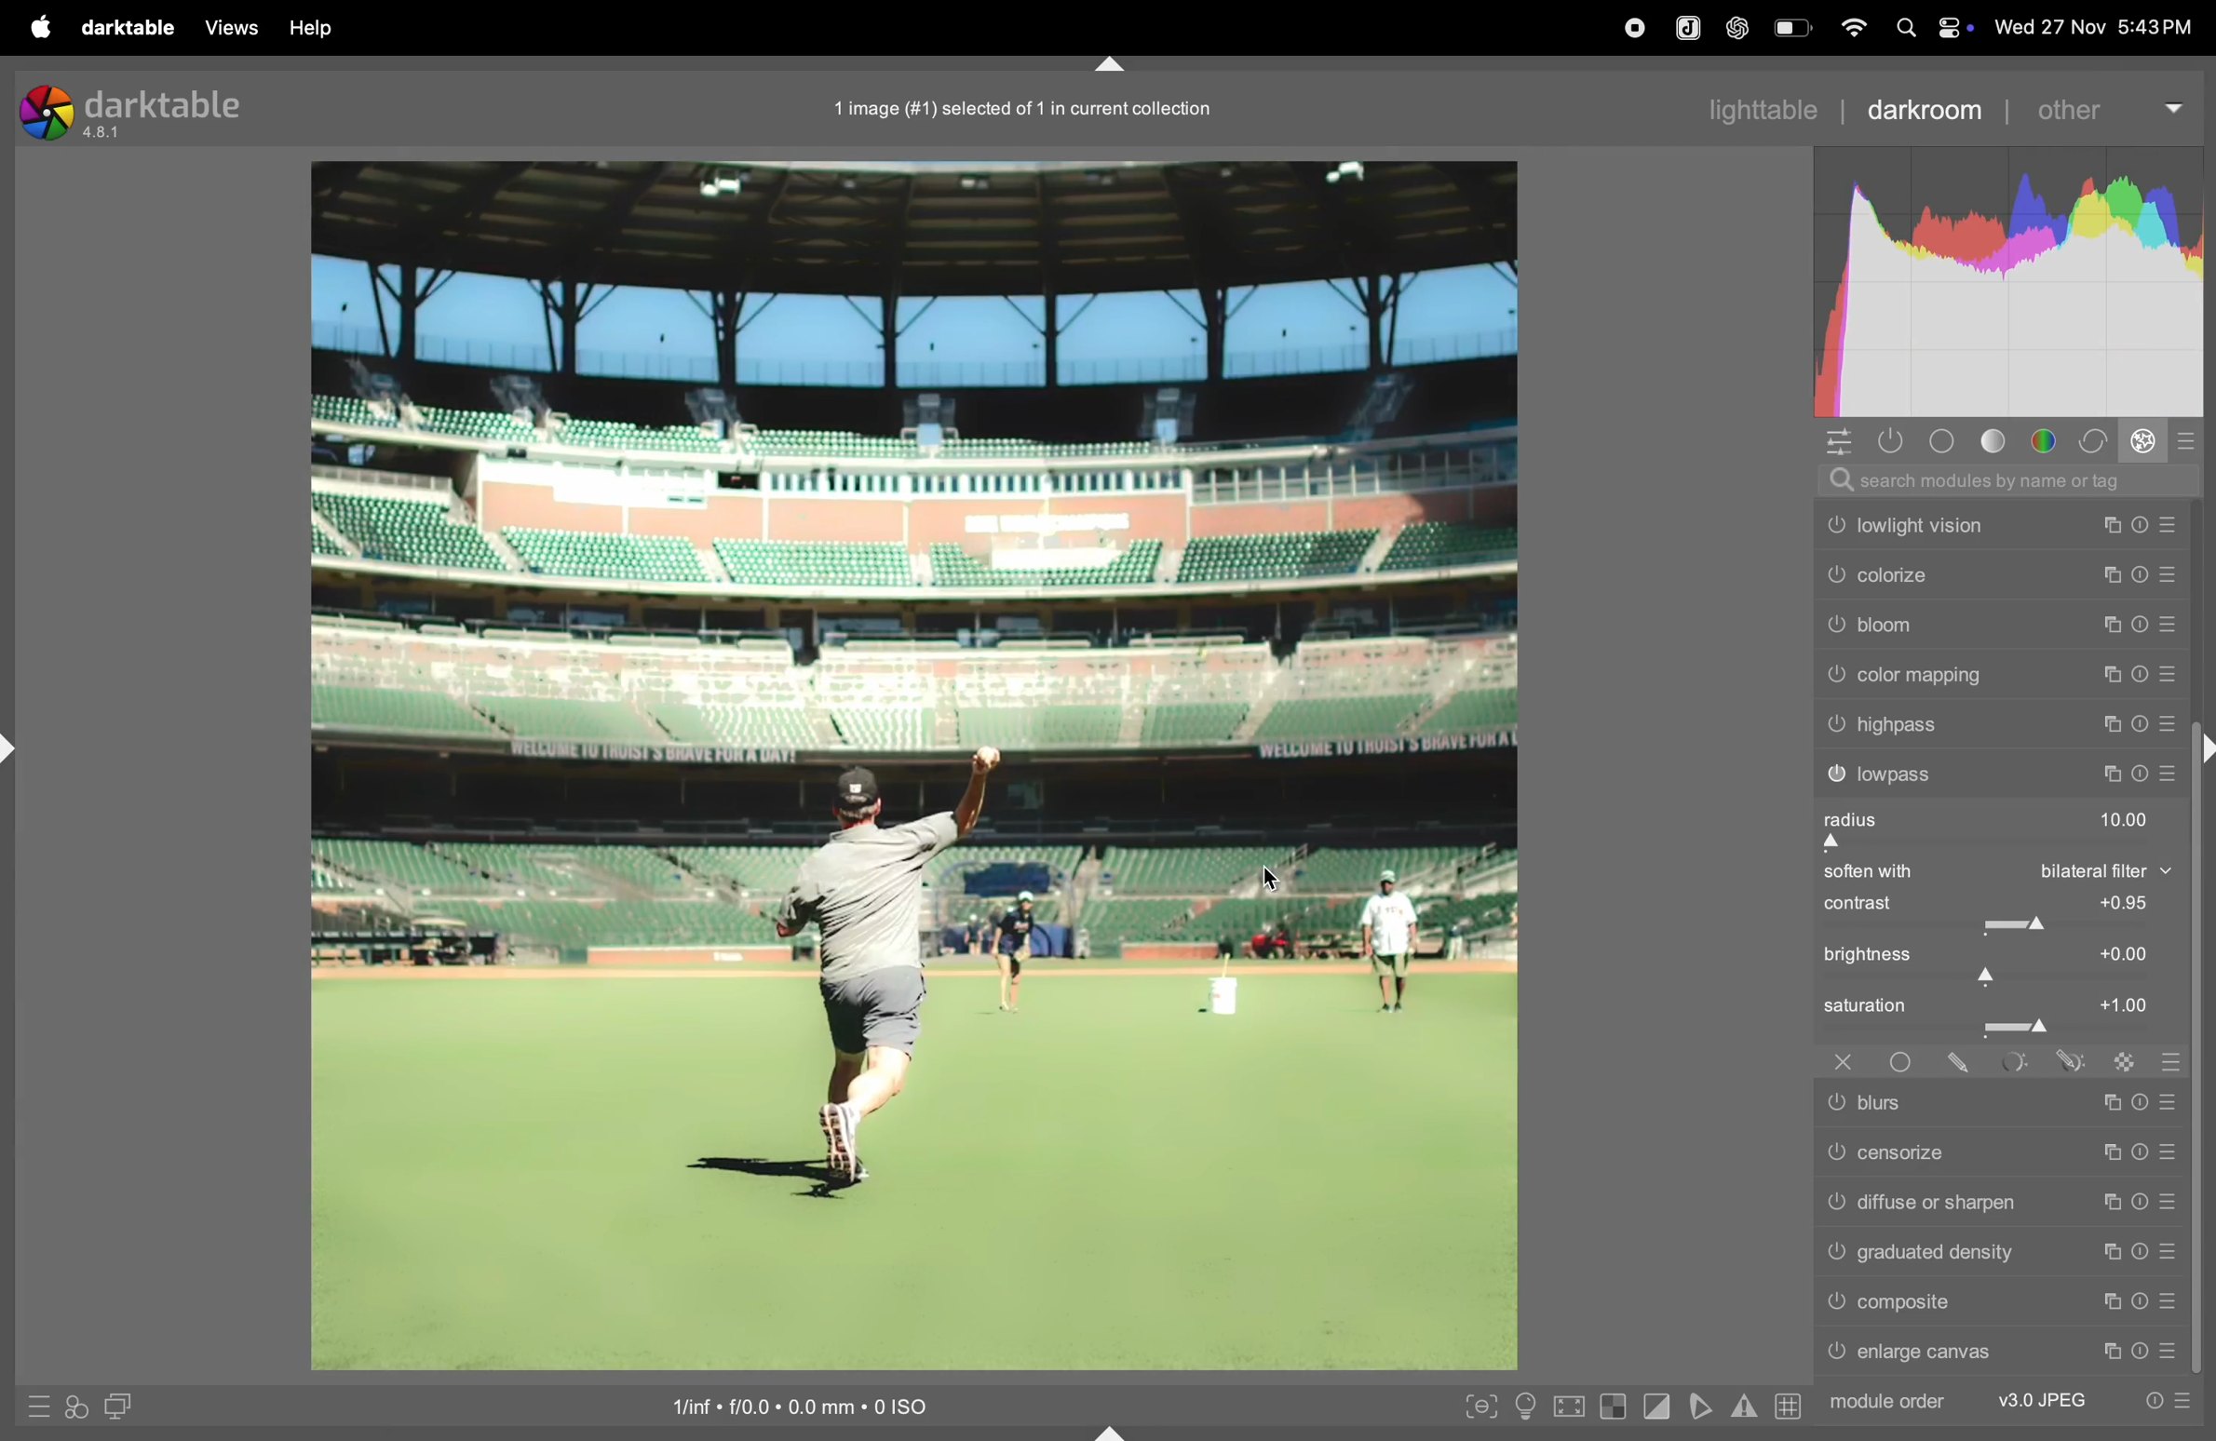 This screenshot has height=1441, width=2216. What do you see at coordinates (1768, 105) in the screenshot?
I see `lighttable` at bounding box center [1768, 105].